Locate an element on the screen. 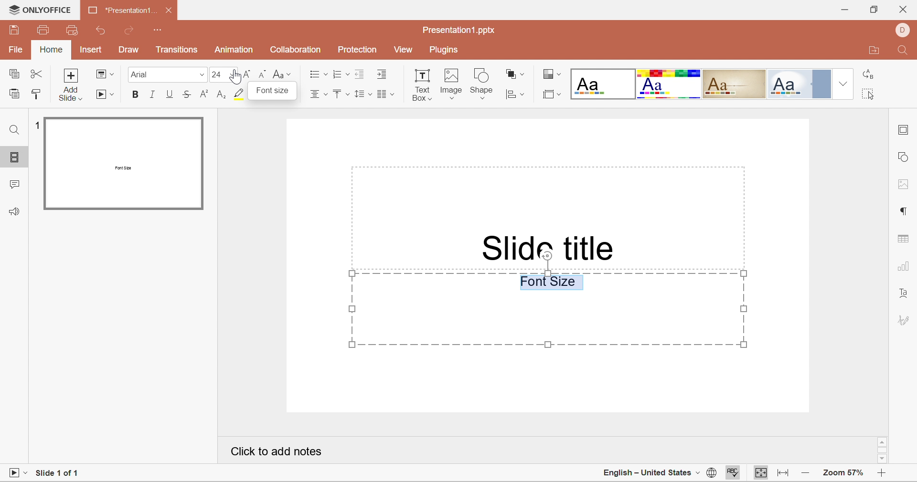  Bullets is located at coordinates (318, 74).